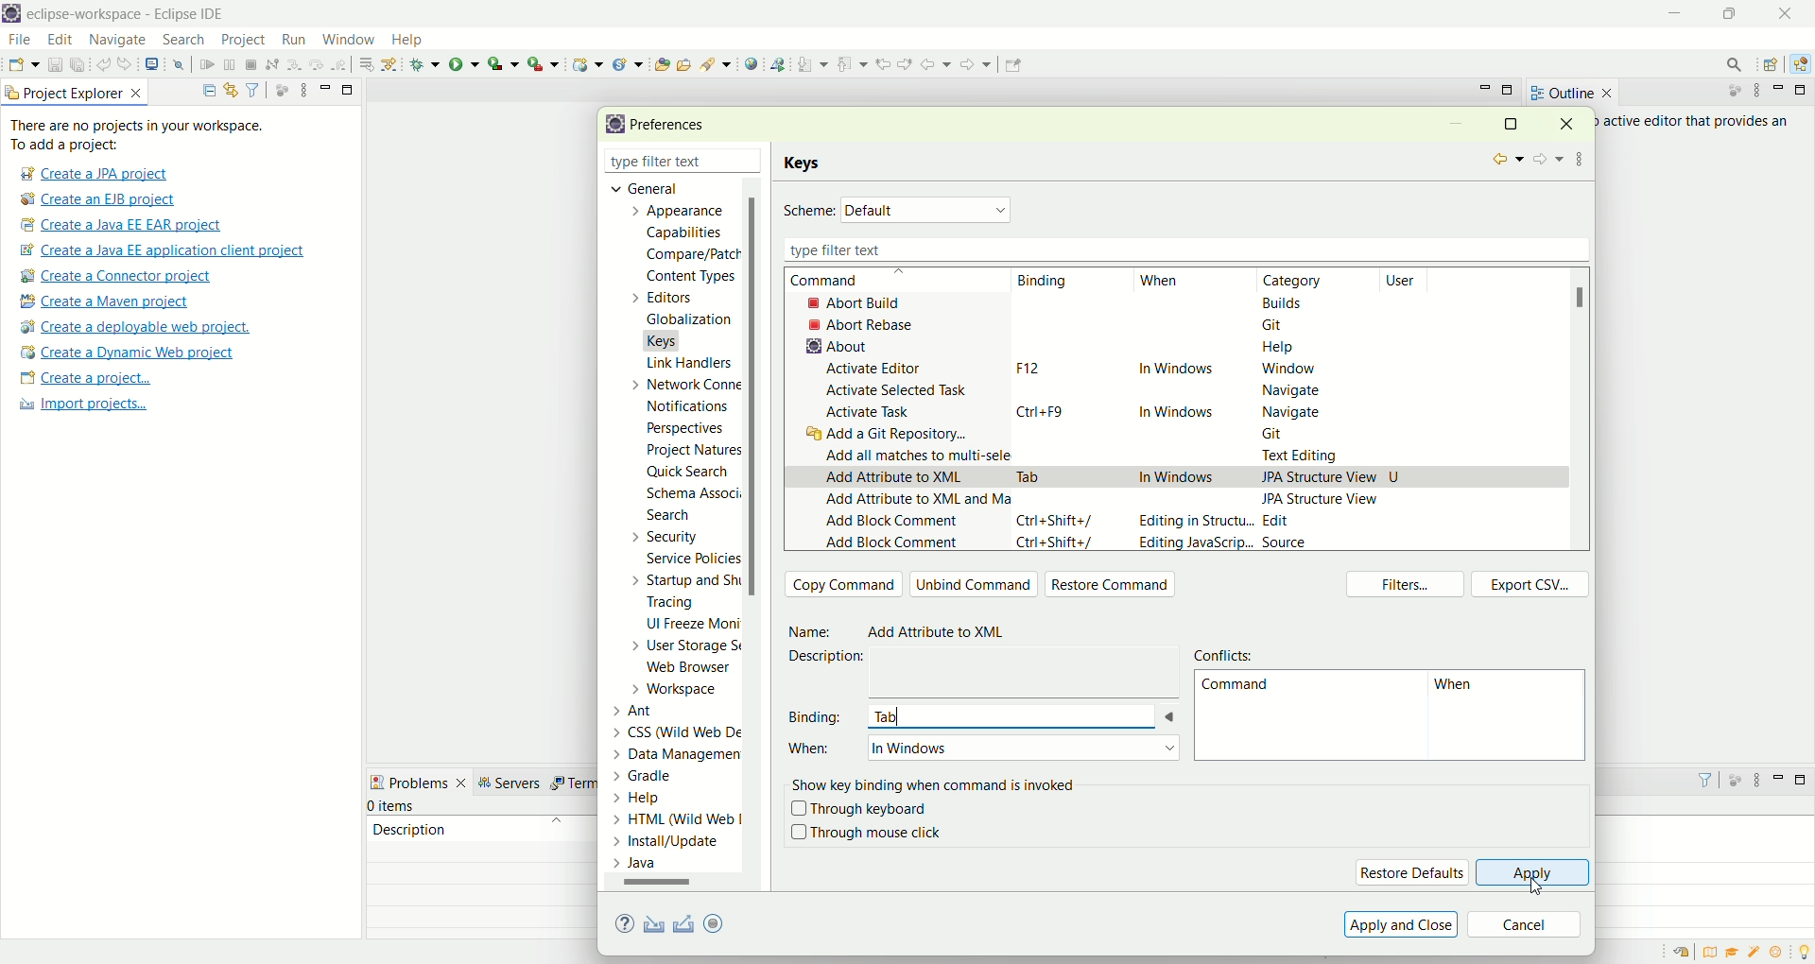 This screenshot has height=964, width=1815. What do you see at coordinates (142, 135) in the screenshot?
I see `There are no projects in your workspace. To add a project:` at bounding box center [142, 135].